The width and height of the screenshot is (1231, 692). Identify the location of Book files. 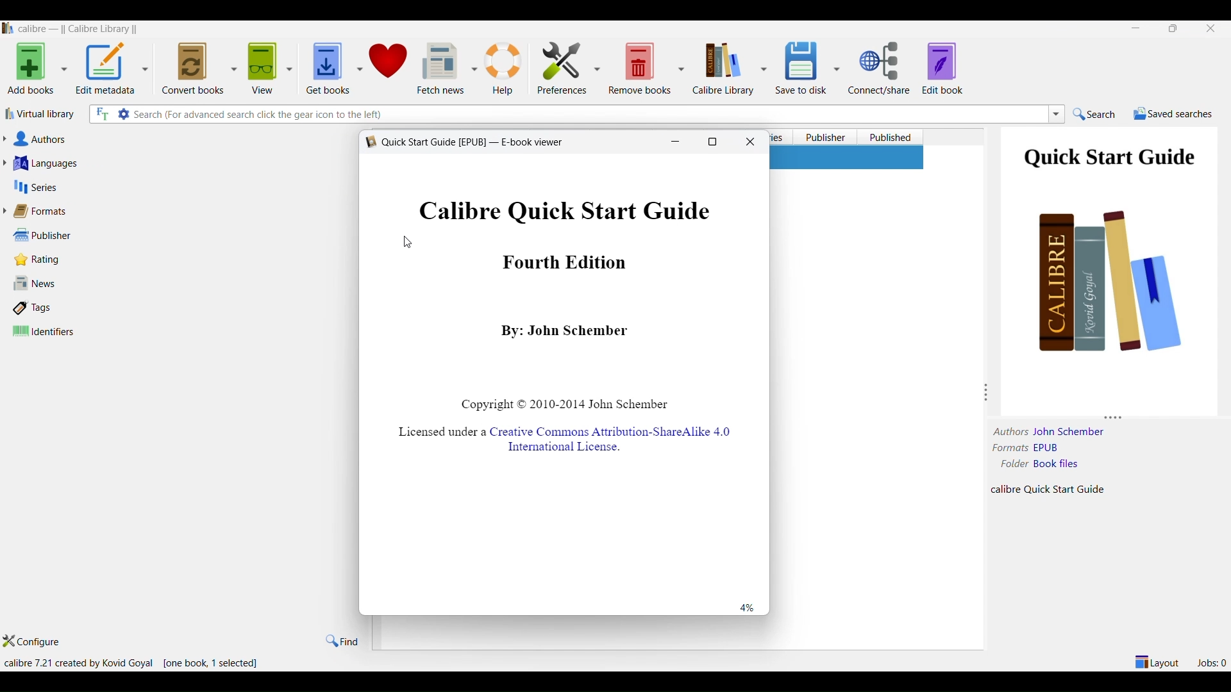
(1075, 465).